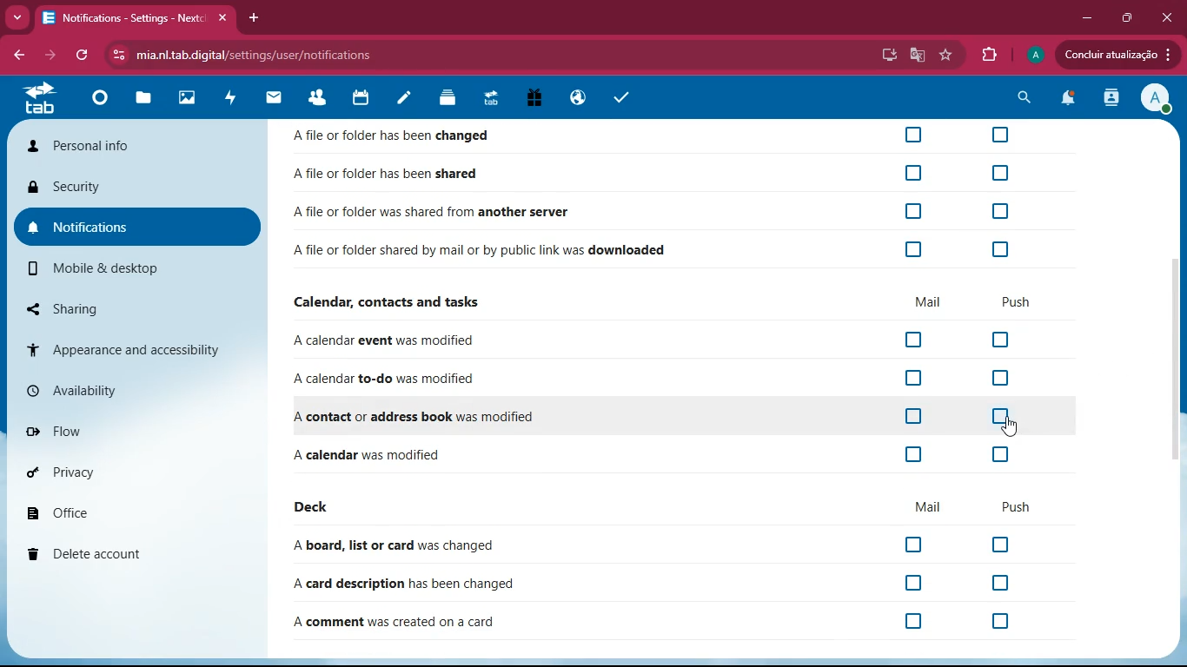 This screenshot has height=667, width=1187. I want to click on minimize, so click(1083, 18).